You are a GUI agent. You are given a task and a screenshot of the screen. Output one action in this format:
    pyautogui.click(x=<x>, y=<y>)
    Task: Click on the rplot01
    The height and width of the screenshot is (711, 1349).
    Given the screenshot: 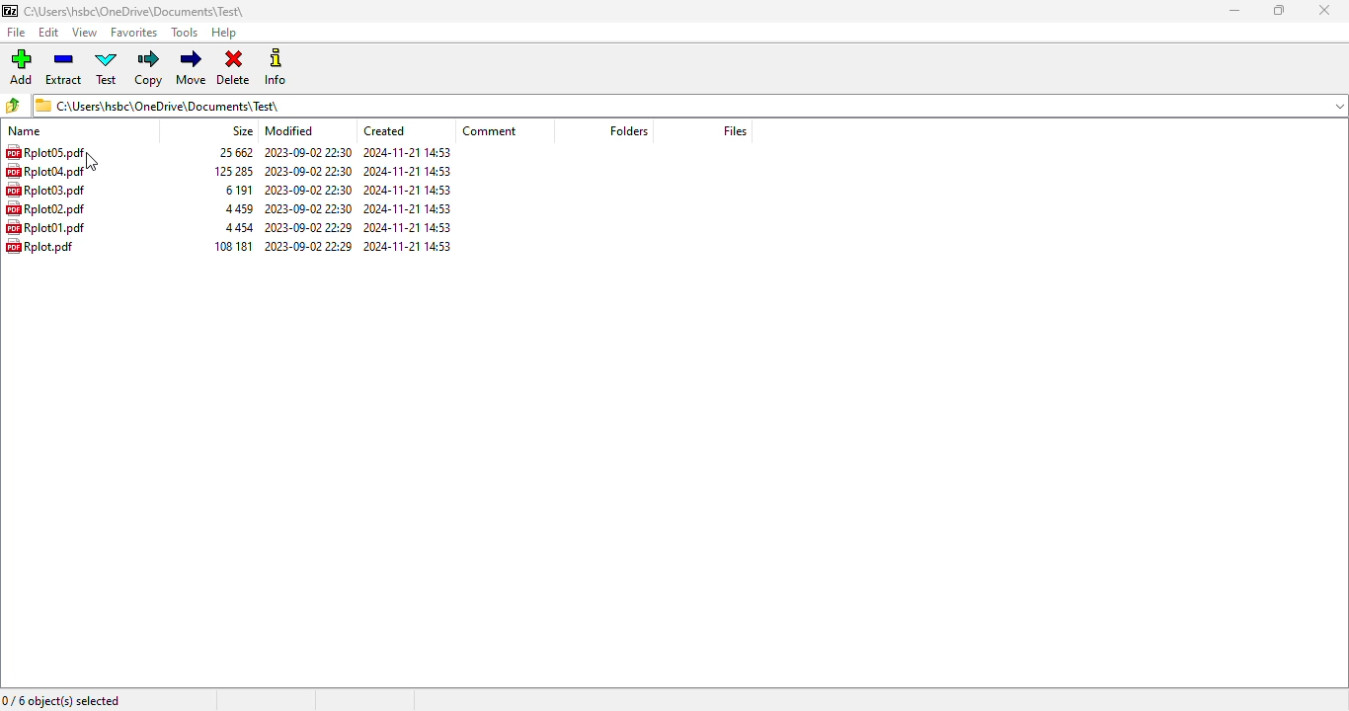 What is the action you would take?
    pyautogui.click(x=46, y=227)
    